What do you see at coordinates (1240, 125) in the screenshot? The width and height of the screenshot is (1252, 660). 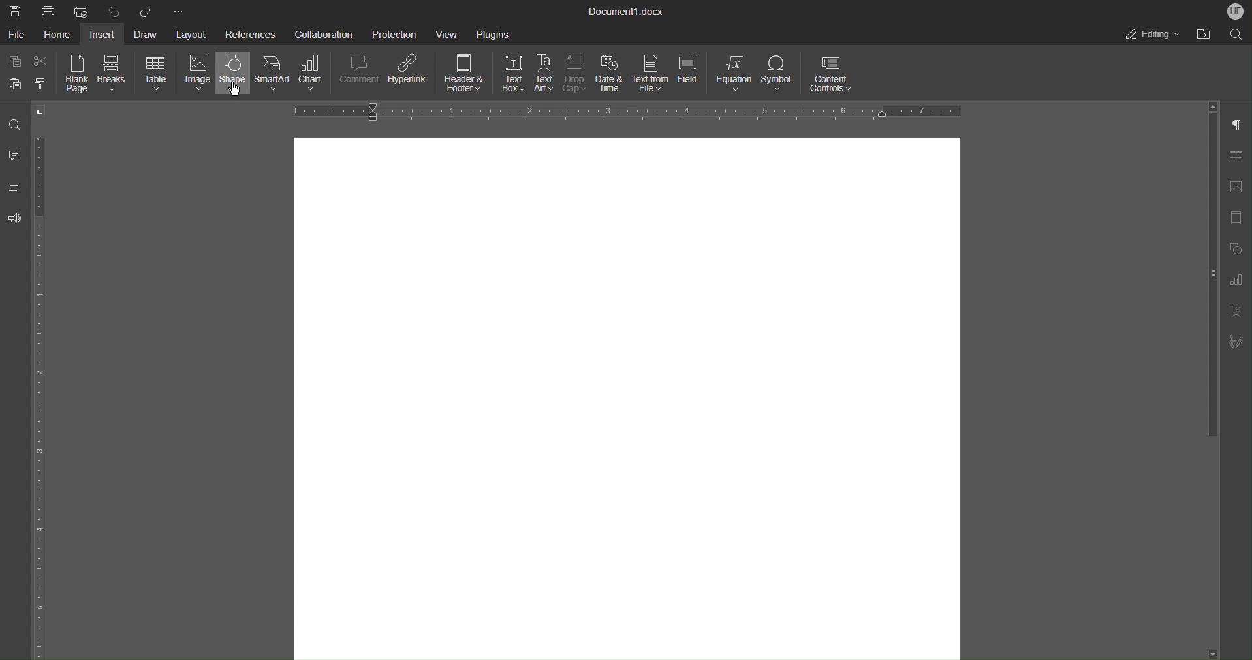 I see `Paragraph Settings` at bounding box center [1240, 125].